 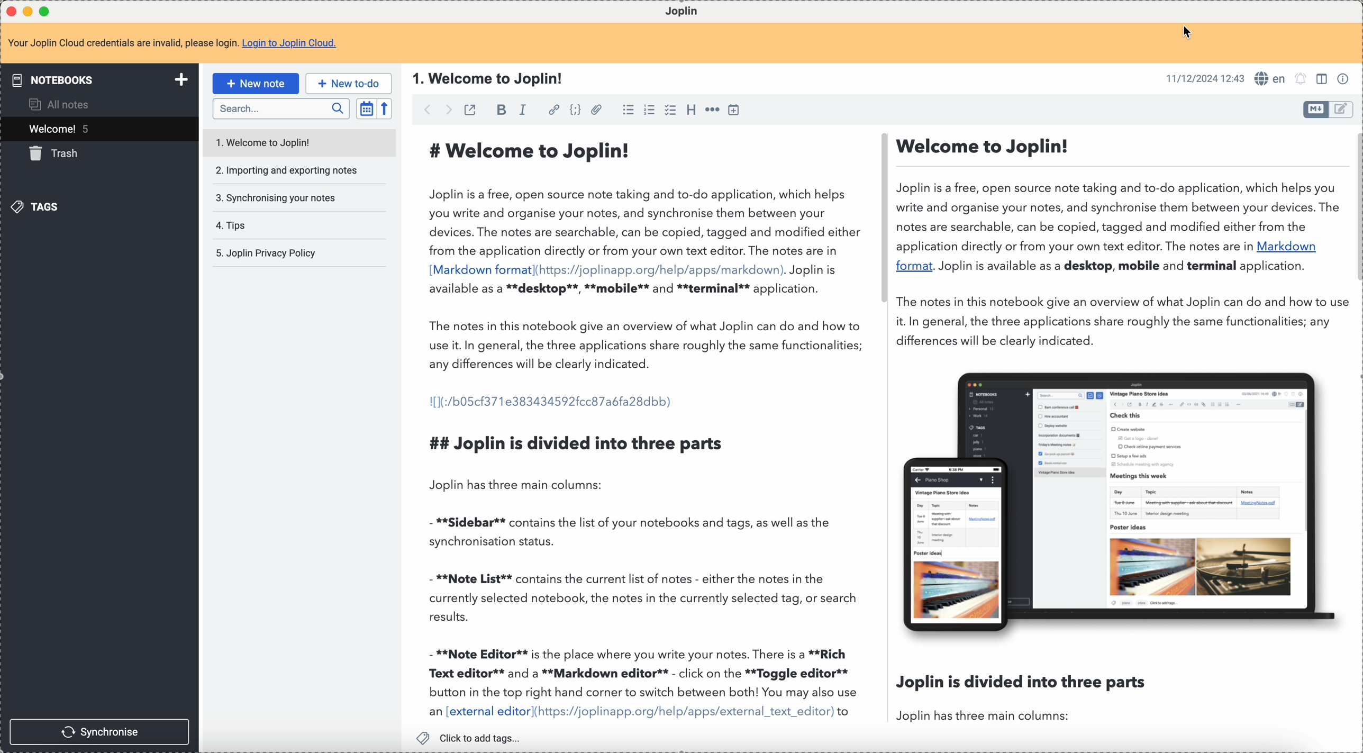 What do you see at coordinates (348, 84) in the screenshot?
I see `new to-do` at bounding box center [348, 84].